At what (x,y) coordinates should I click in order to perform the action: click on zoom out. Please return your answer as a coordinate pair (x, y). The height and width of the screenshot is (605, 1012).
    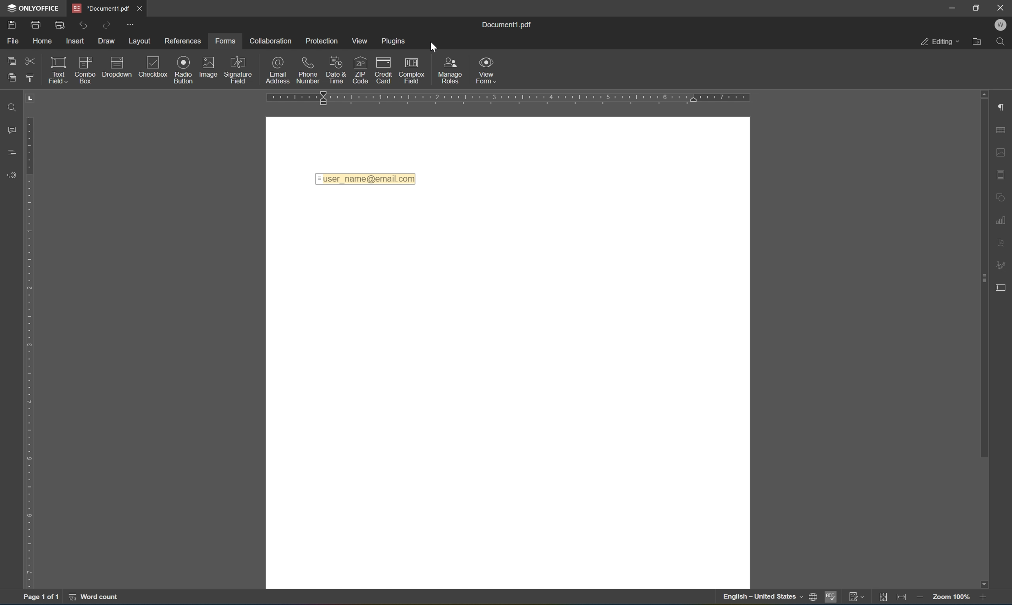
    Looking at the image, I should click on (919, 599).